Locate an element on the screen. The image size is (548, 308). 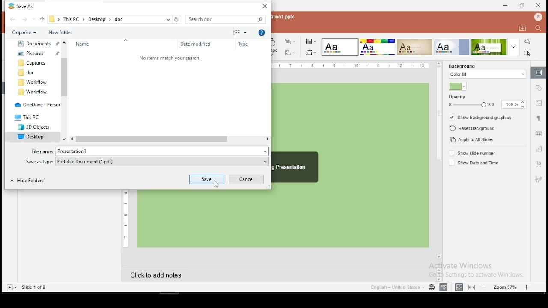
Desktop is located at coordinates (32, 137).